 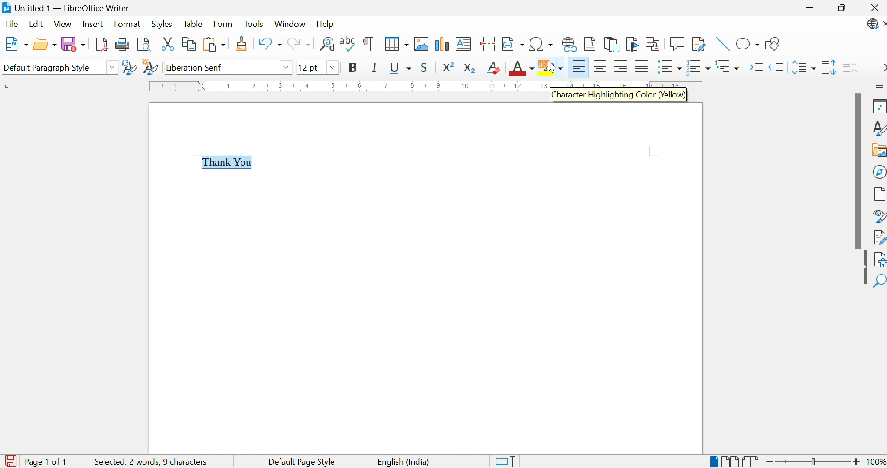 I want to click on More, so click(x=881, y=68).